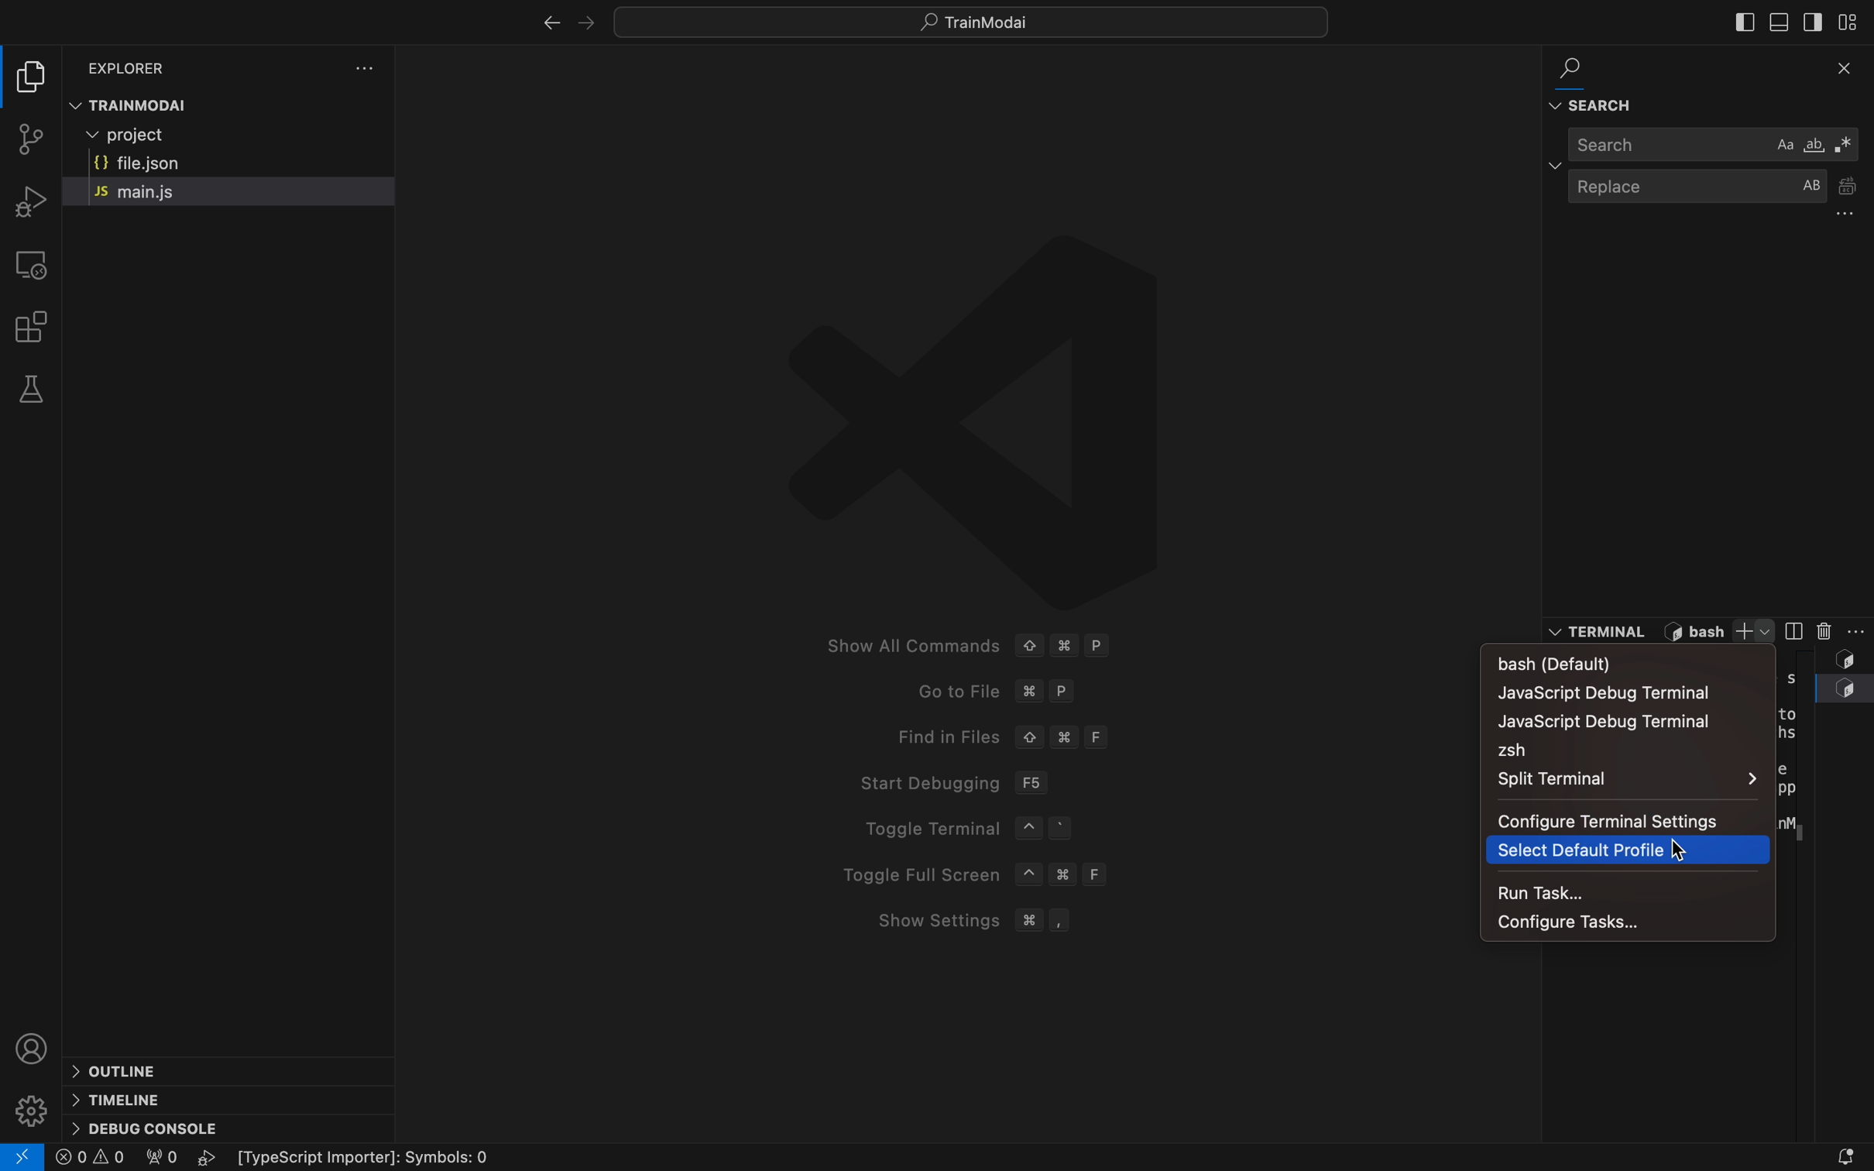 This screenshot has height=1171, width=1874. What do you see at coordinates (1822, 632) in the screenshot?
I see `delete` at bounding box center [1822, 632].